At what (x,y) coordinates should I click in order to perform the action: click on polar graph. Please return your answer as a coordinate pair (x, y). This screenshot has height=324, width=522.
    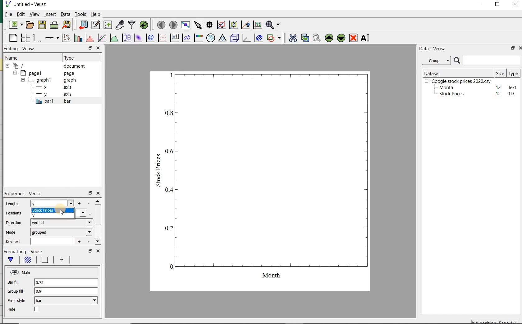
    Looking at the image, I should click on (210, 38).